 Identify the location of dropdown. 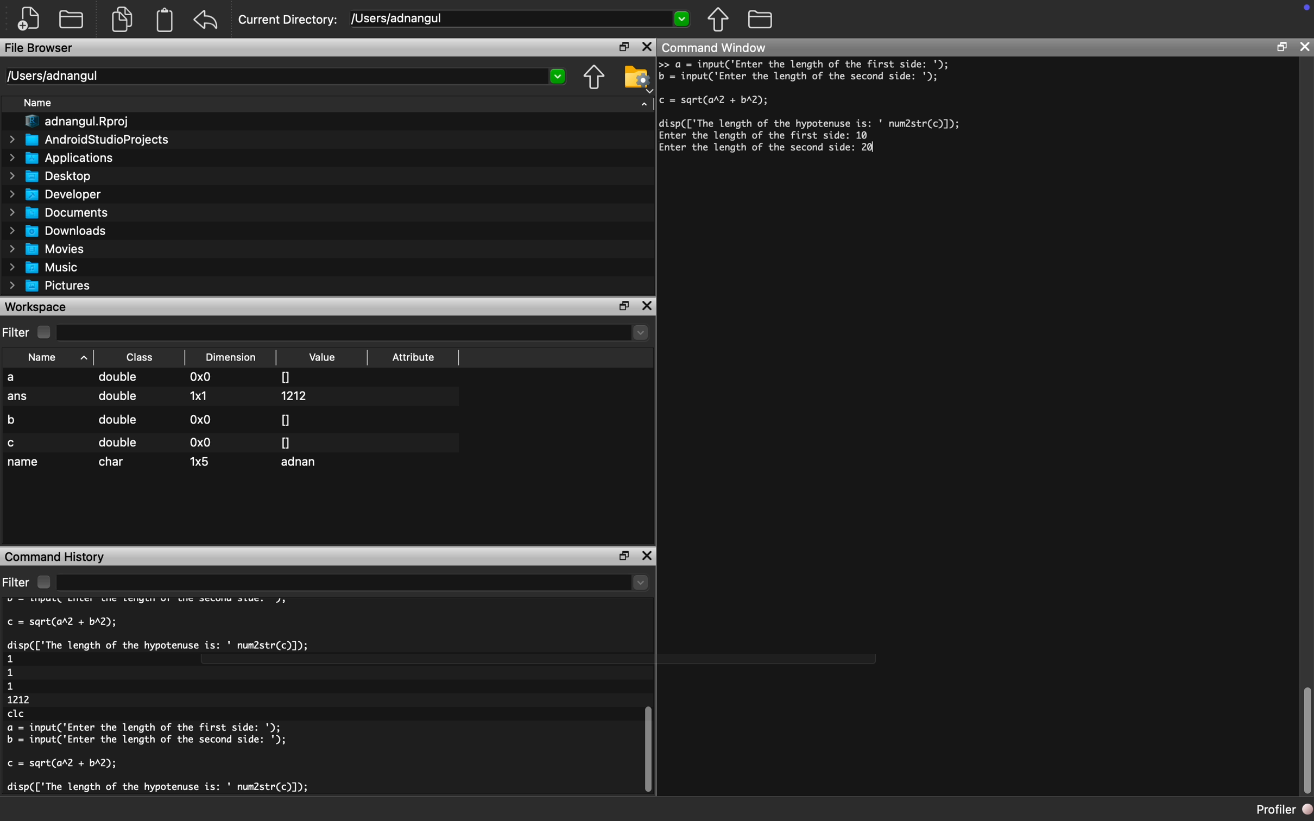
(355, 333).